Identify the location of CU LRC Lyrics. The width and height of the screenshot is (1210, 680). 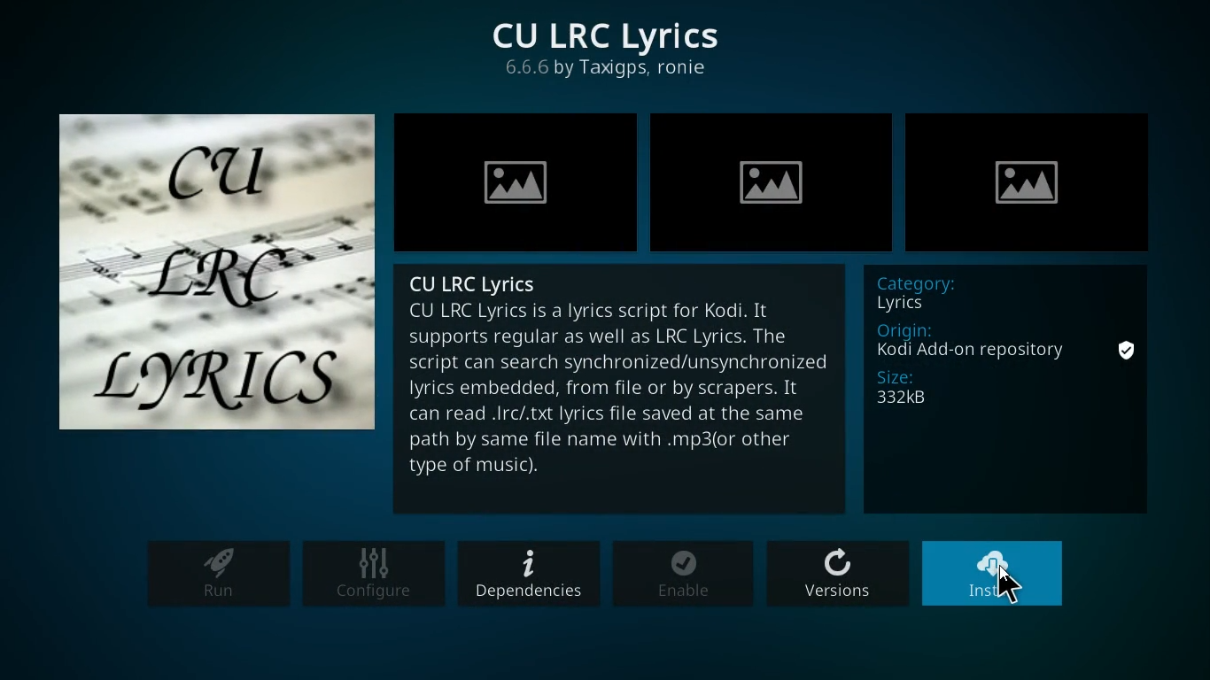
(616, 33).